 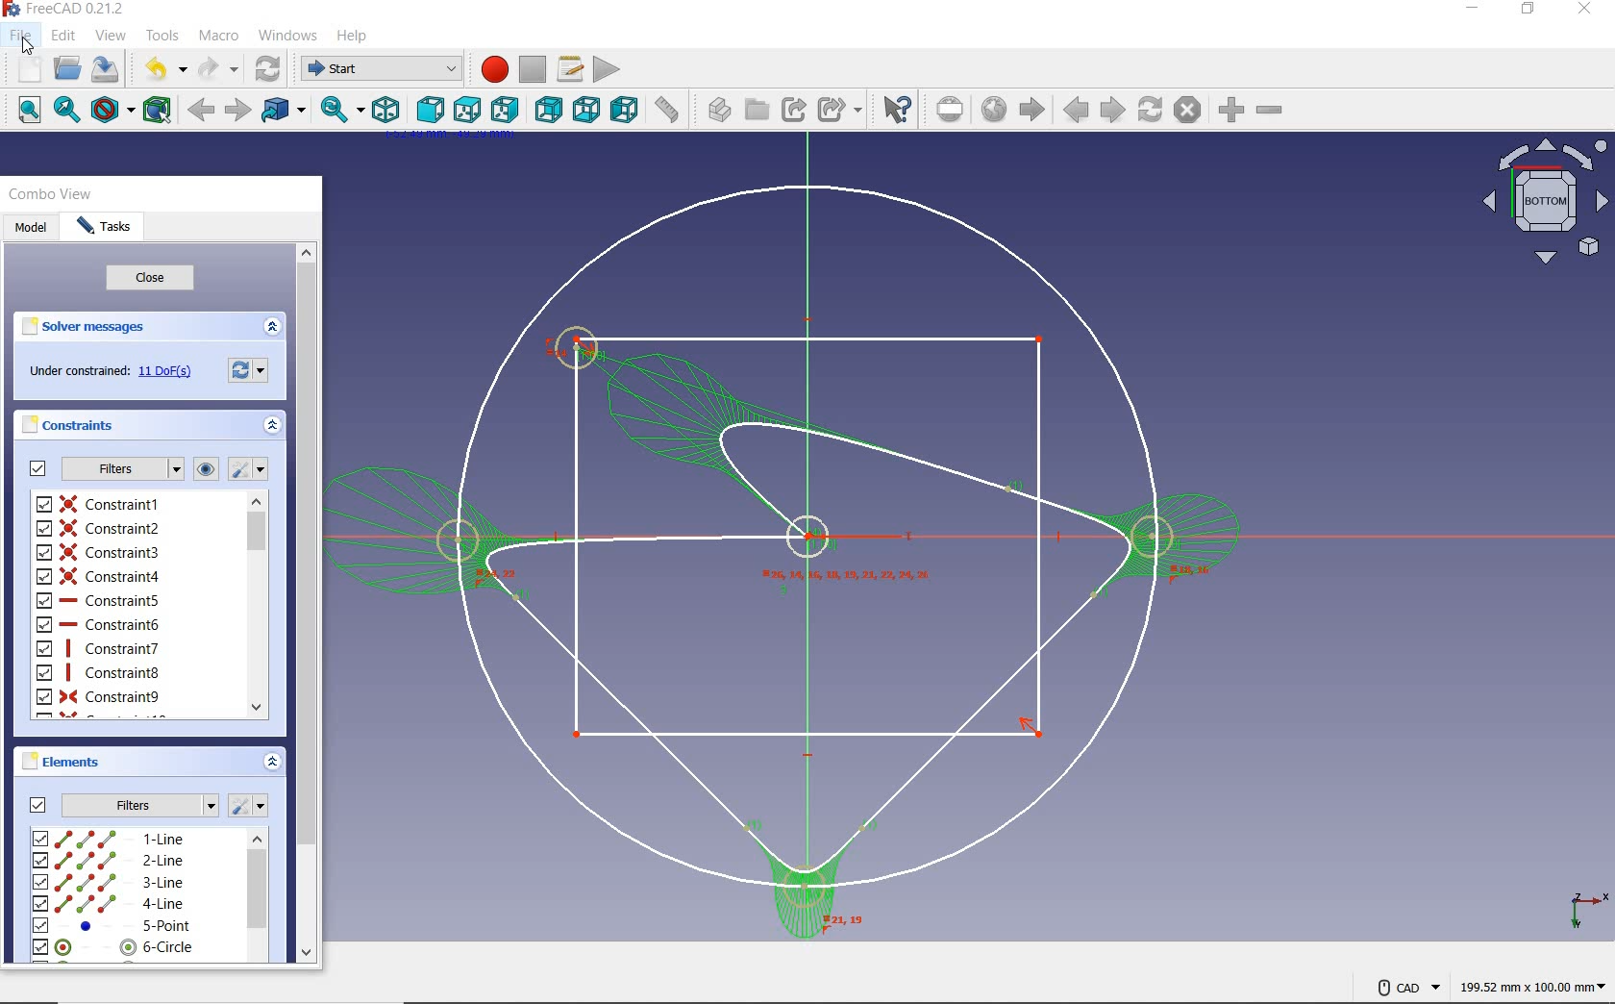 What do you see at coordinates (99, 672) in the screenshot?
I see `constraint8` at bounding box center [99, 672].